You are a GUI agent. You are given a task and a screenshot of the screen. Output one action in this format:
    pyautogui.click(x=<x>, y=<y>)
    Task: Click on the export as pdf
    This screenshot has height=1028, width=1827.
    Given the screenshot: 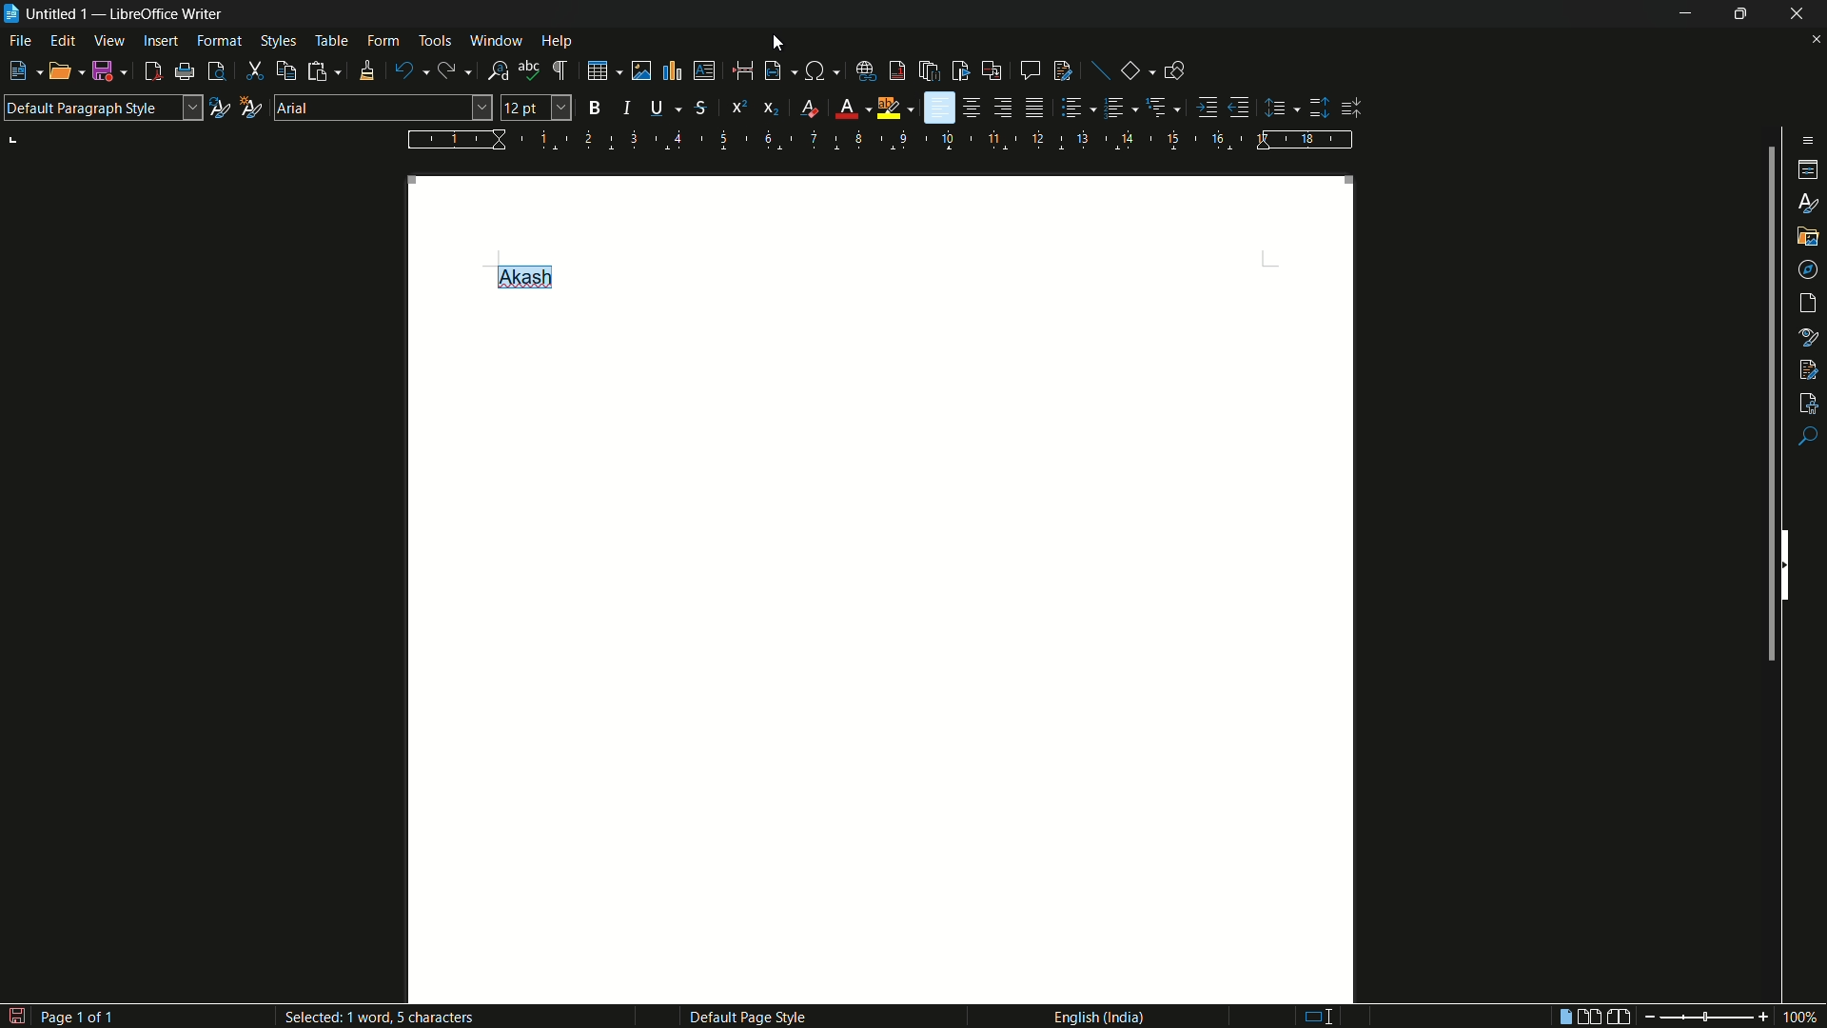 What is the action you would take?
    pyautogui.click(x=152, y=72)
    